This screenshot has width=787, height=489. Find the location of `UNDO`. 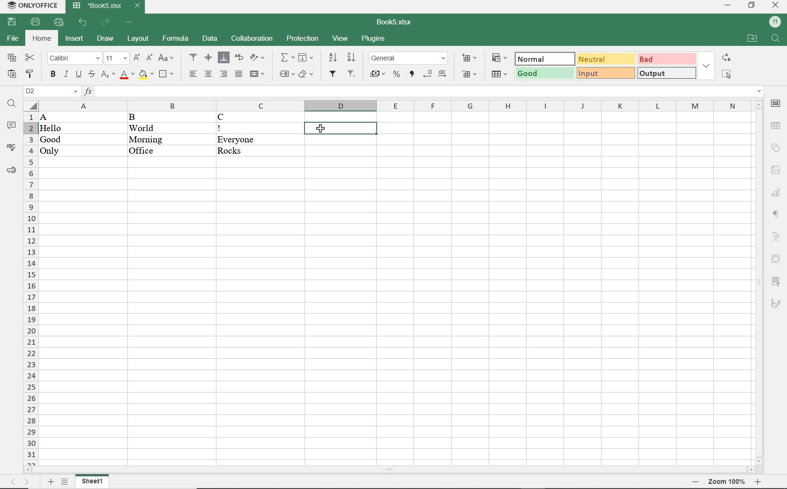

UNDO is located at coordinates (82, 22).